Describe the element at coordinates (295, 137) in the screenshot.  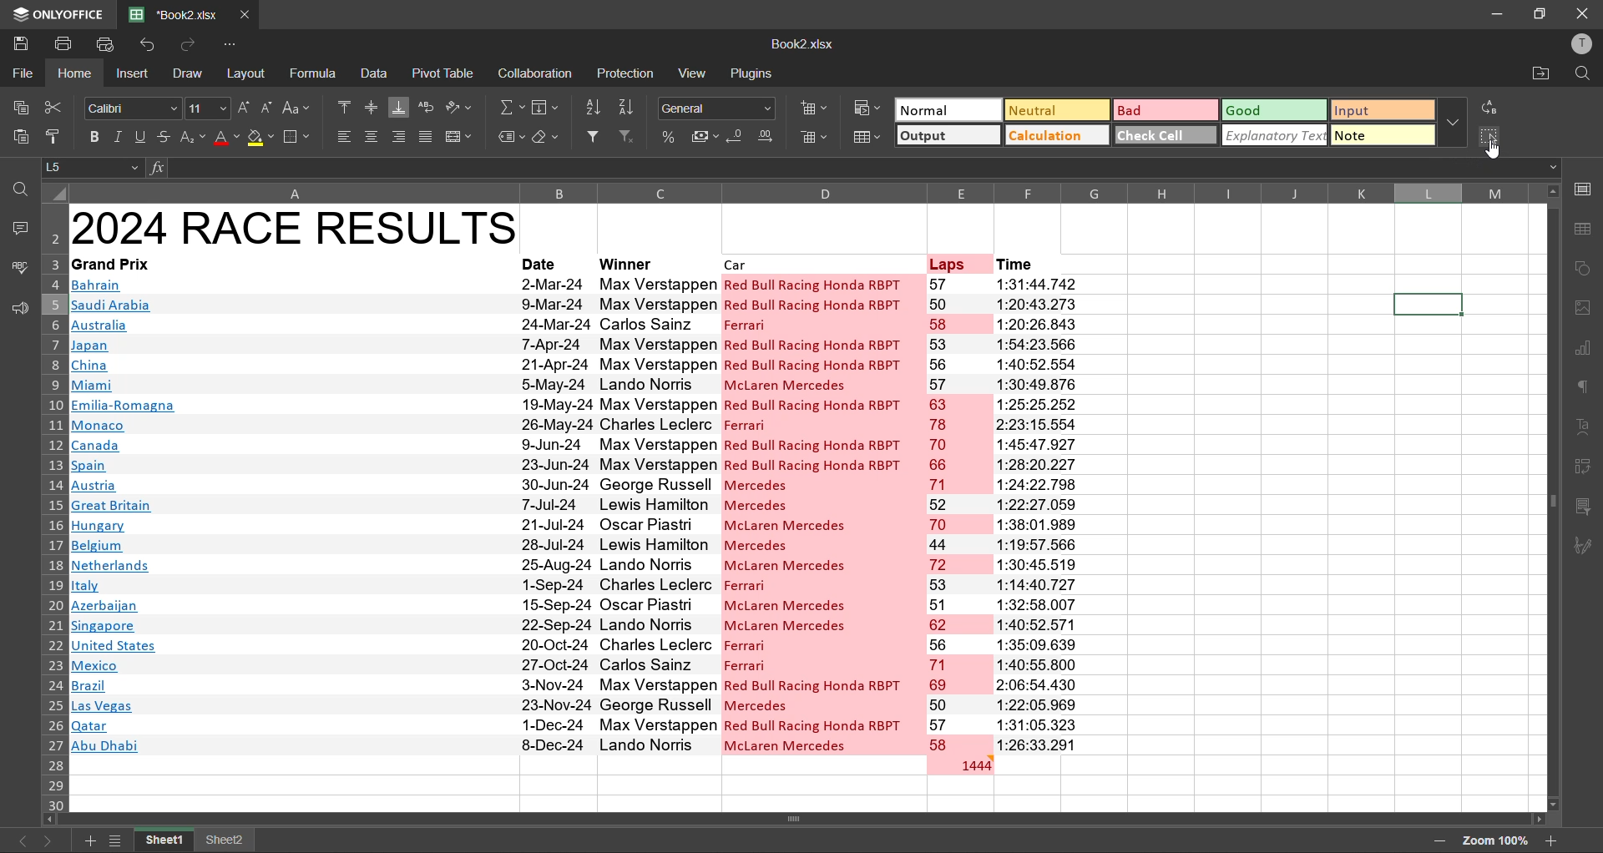
I see `borders` at that location.